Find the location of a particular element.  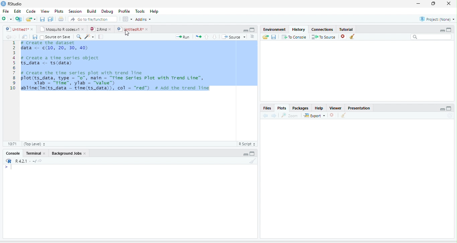

Export is located at coordinates (314, 115).